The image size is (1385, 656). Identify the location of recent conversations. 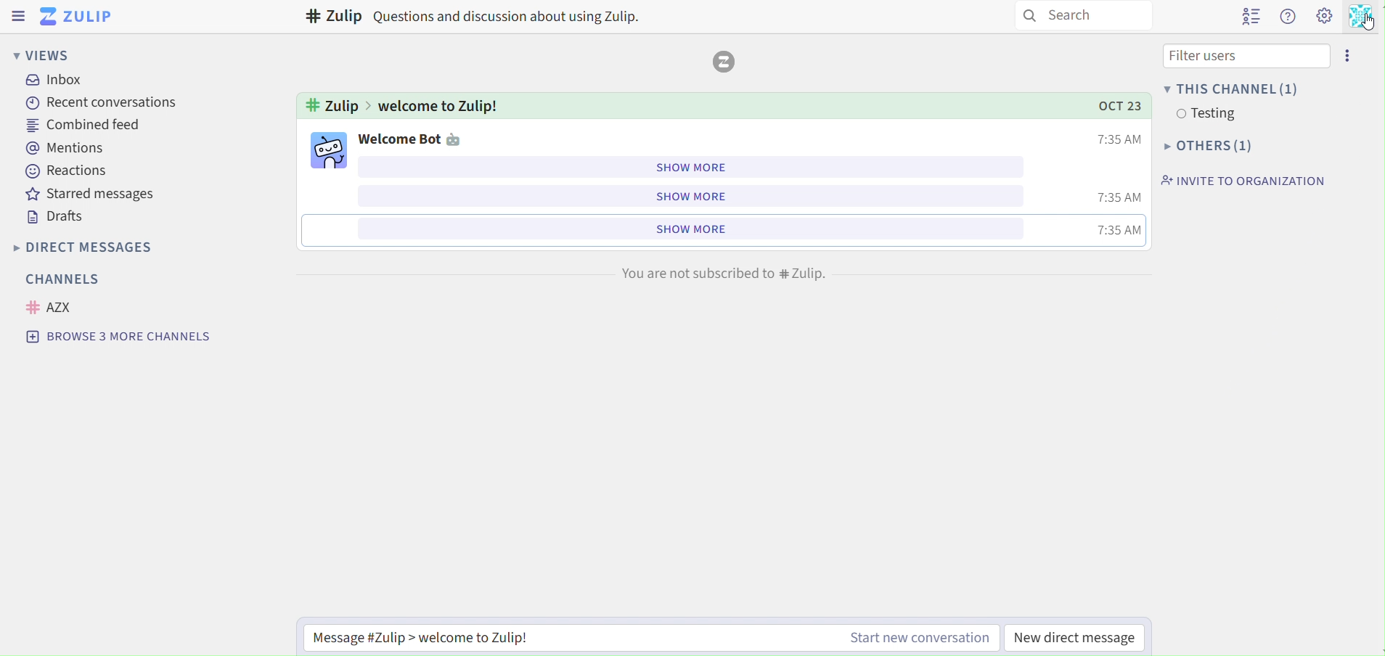
(97, 102).